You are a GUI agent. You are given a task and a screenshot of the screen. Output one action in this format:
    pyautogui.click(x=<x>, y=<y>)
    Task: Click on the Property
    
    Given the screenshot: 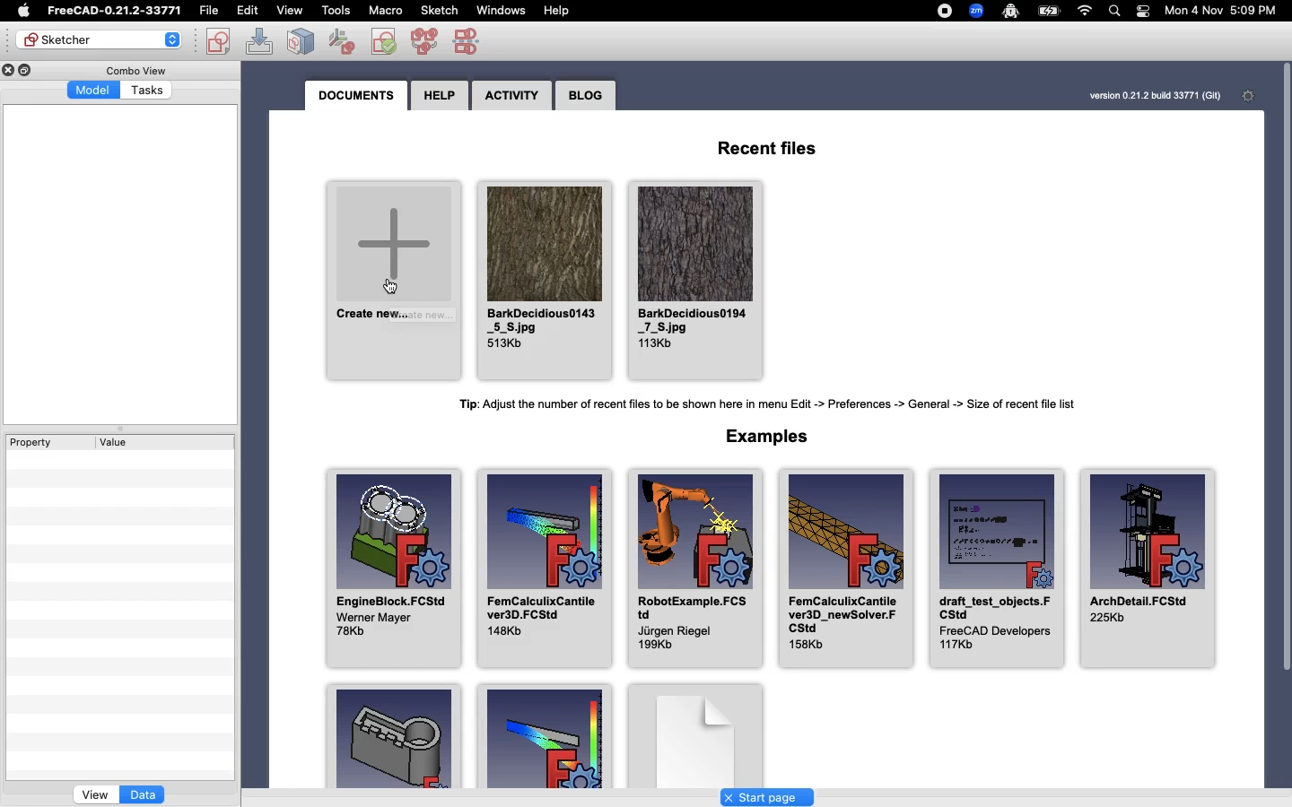 What is the action you would take?
    pyautogui.click(x=45, y=443)
    